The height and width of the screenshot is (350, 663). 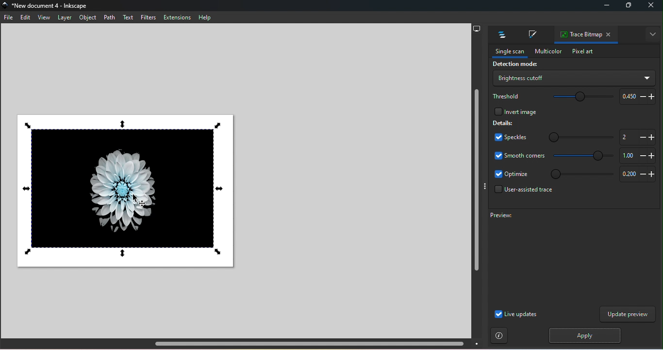 I want to click on Threshold, so click(x=507, y=95).